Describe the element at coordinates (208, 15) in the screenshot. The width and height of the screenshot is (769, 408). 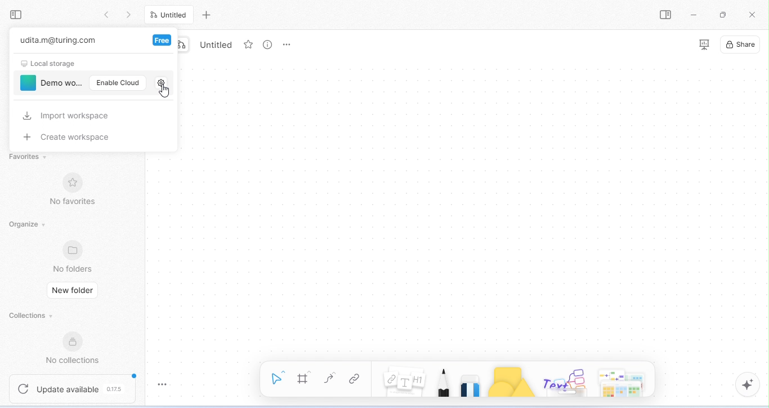
I see `add new tab` at that location.